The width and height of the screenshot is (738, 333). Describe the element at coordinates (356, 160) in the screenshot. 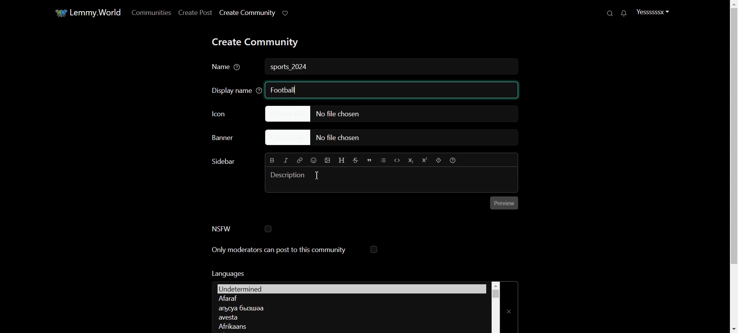

I see `Strikethrough` at that location.